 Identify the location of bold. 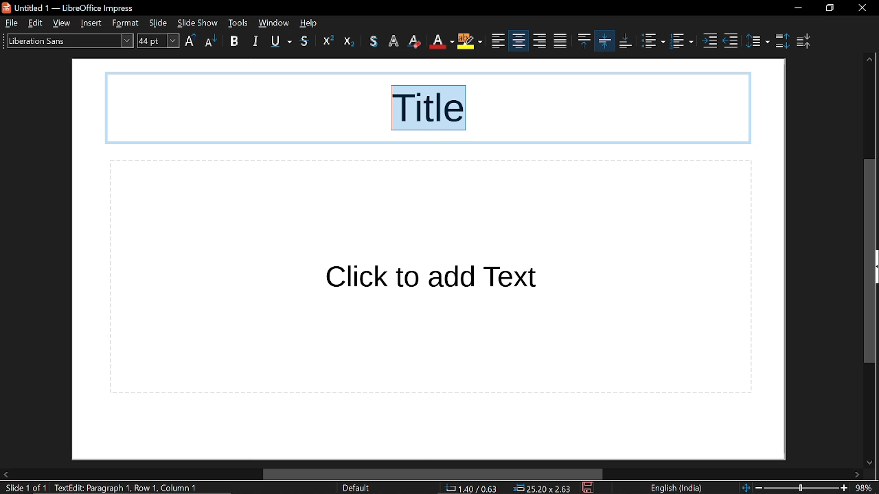
(234, 43).